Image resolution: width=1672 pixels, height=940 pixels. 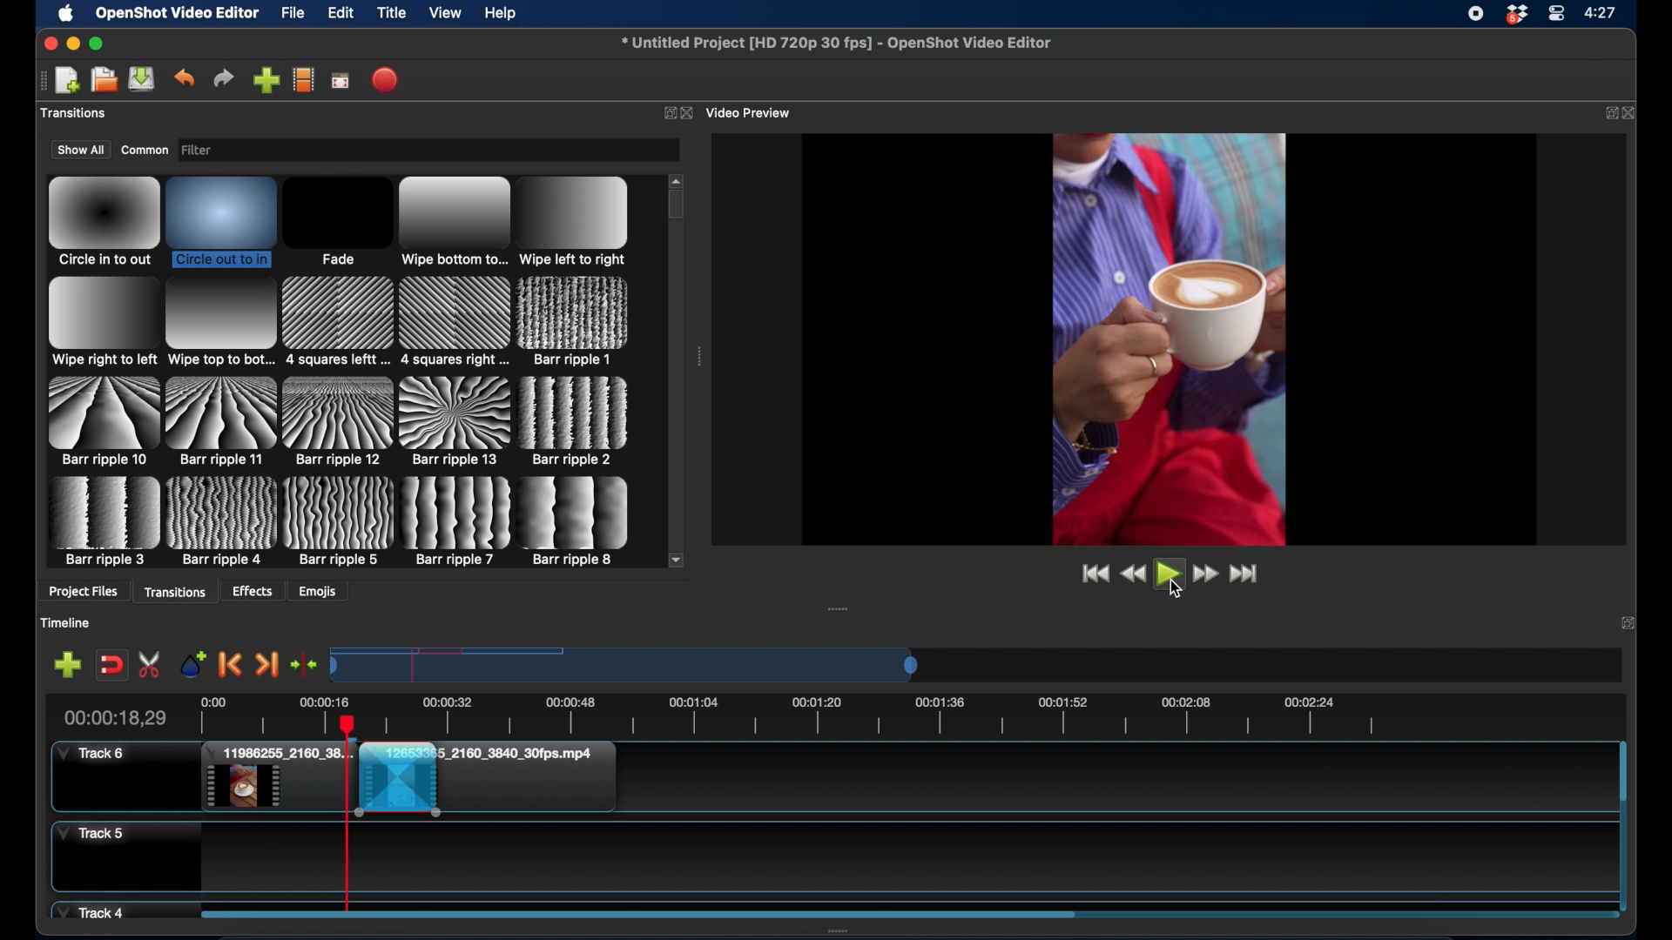 What do you see at coordinates (177, 591) in the screenshot?
I see `transitions` at bounding box center [177, 591].